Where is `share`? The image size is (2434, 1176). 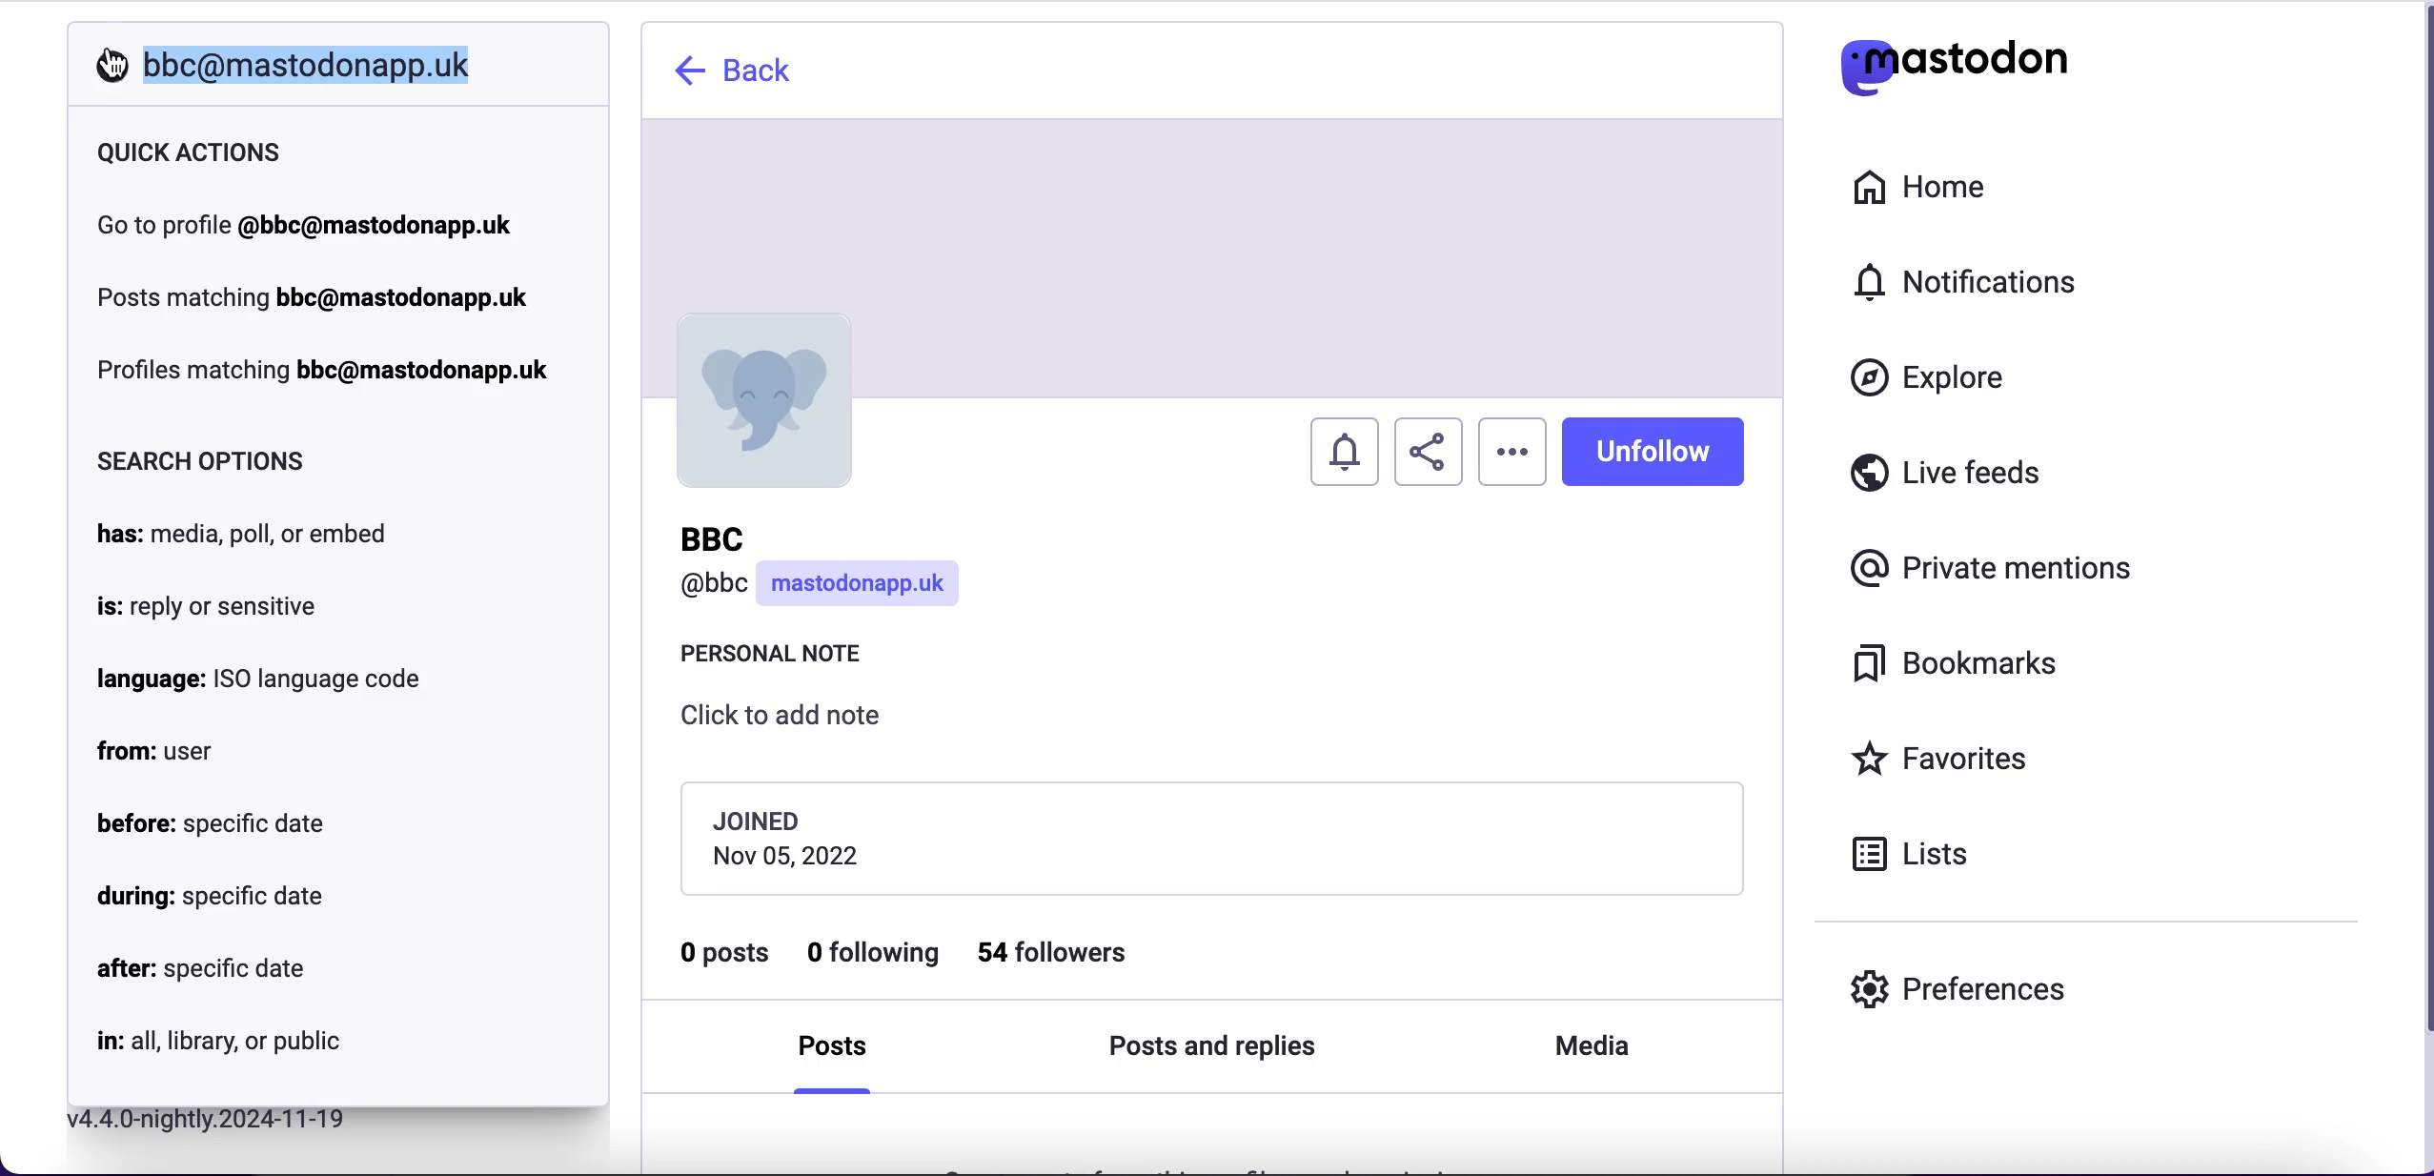
share is located at coordinates (1429, 453).